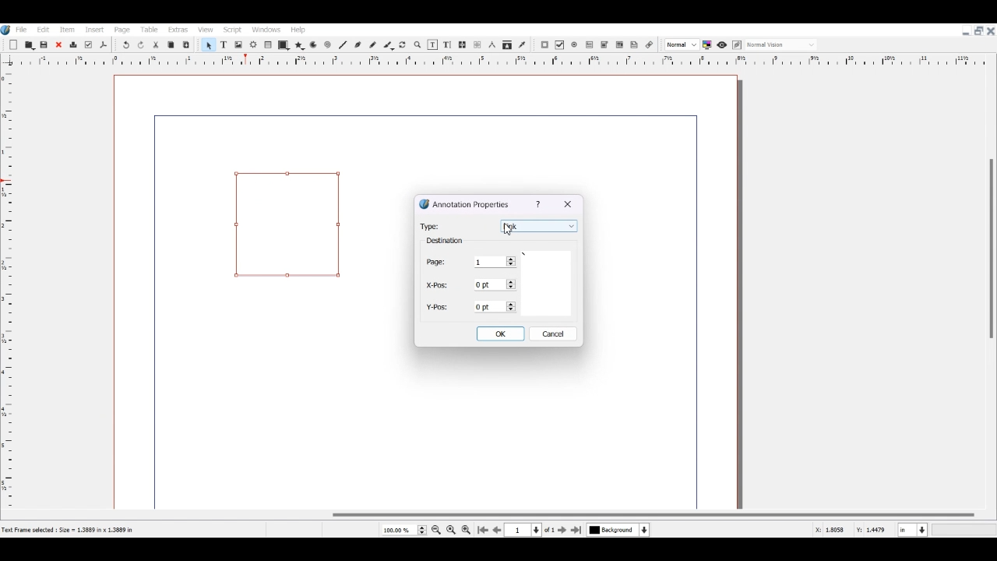 The image size is (997, 561). What do you see at coordinates (437, 530) in the screenshot?
I see `Zoom out` at bounding box center [437, 530].